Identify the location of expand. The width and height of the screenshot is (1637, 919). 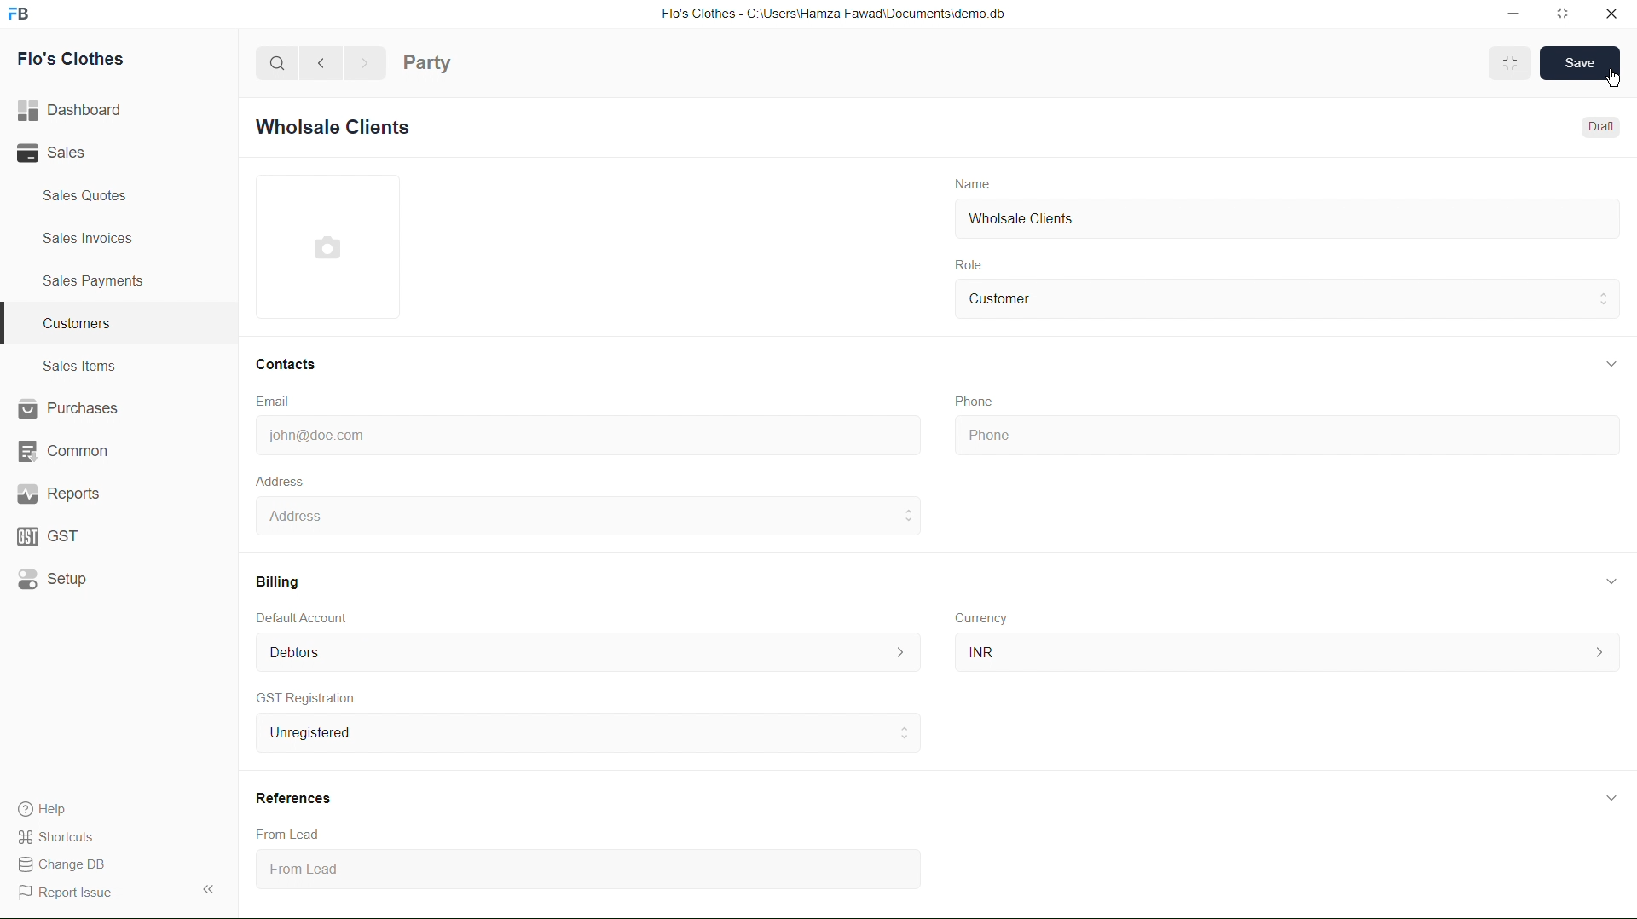
(1607, 581).